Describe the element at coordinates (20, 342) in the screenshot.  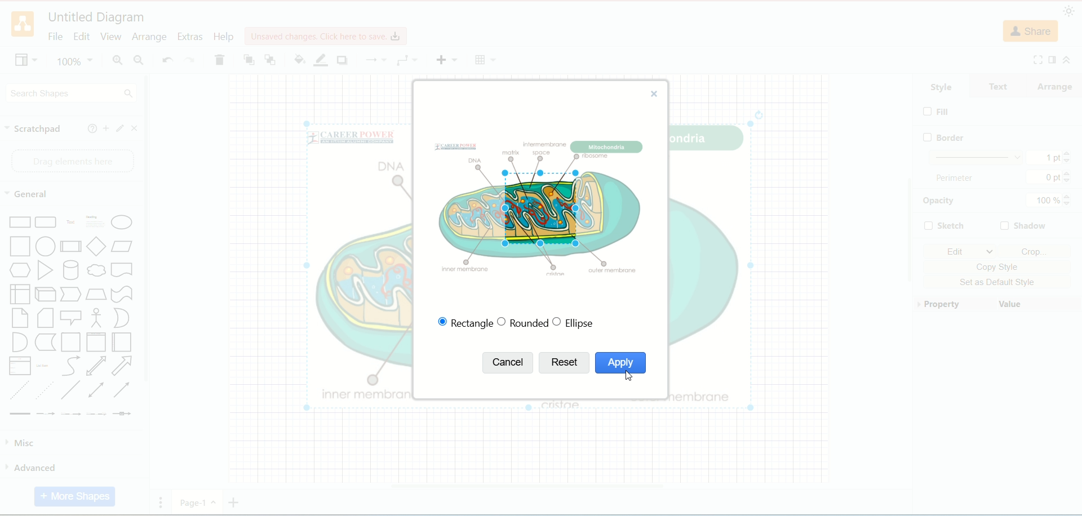
I see `And` at that location.